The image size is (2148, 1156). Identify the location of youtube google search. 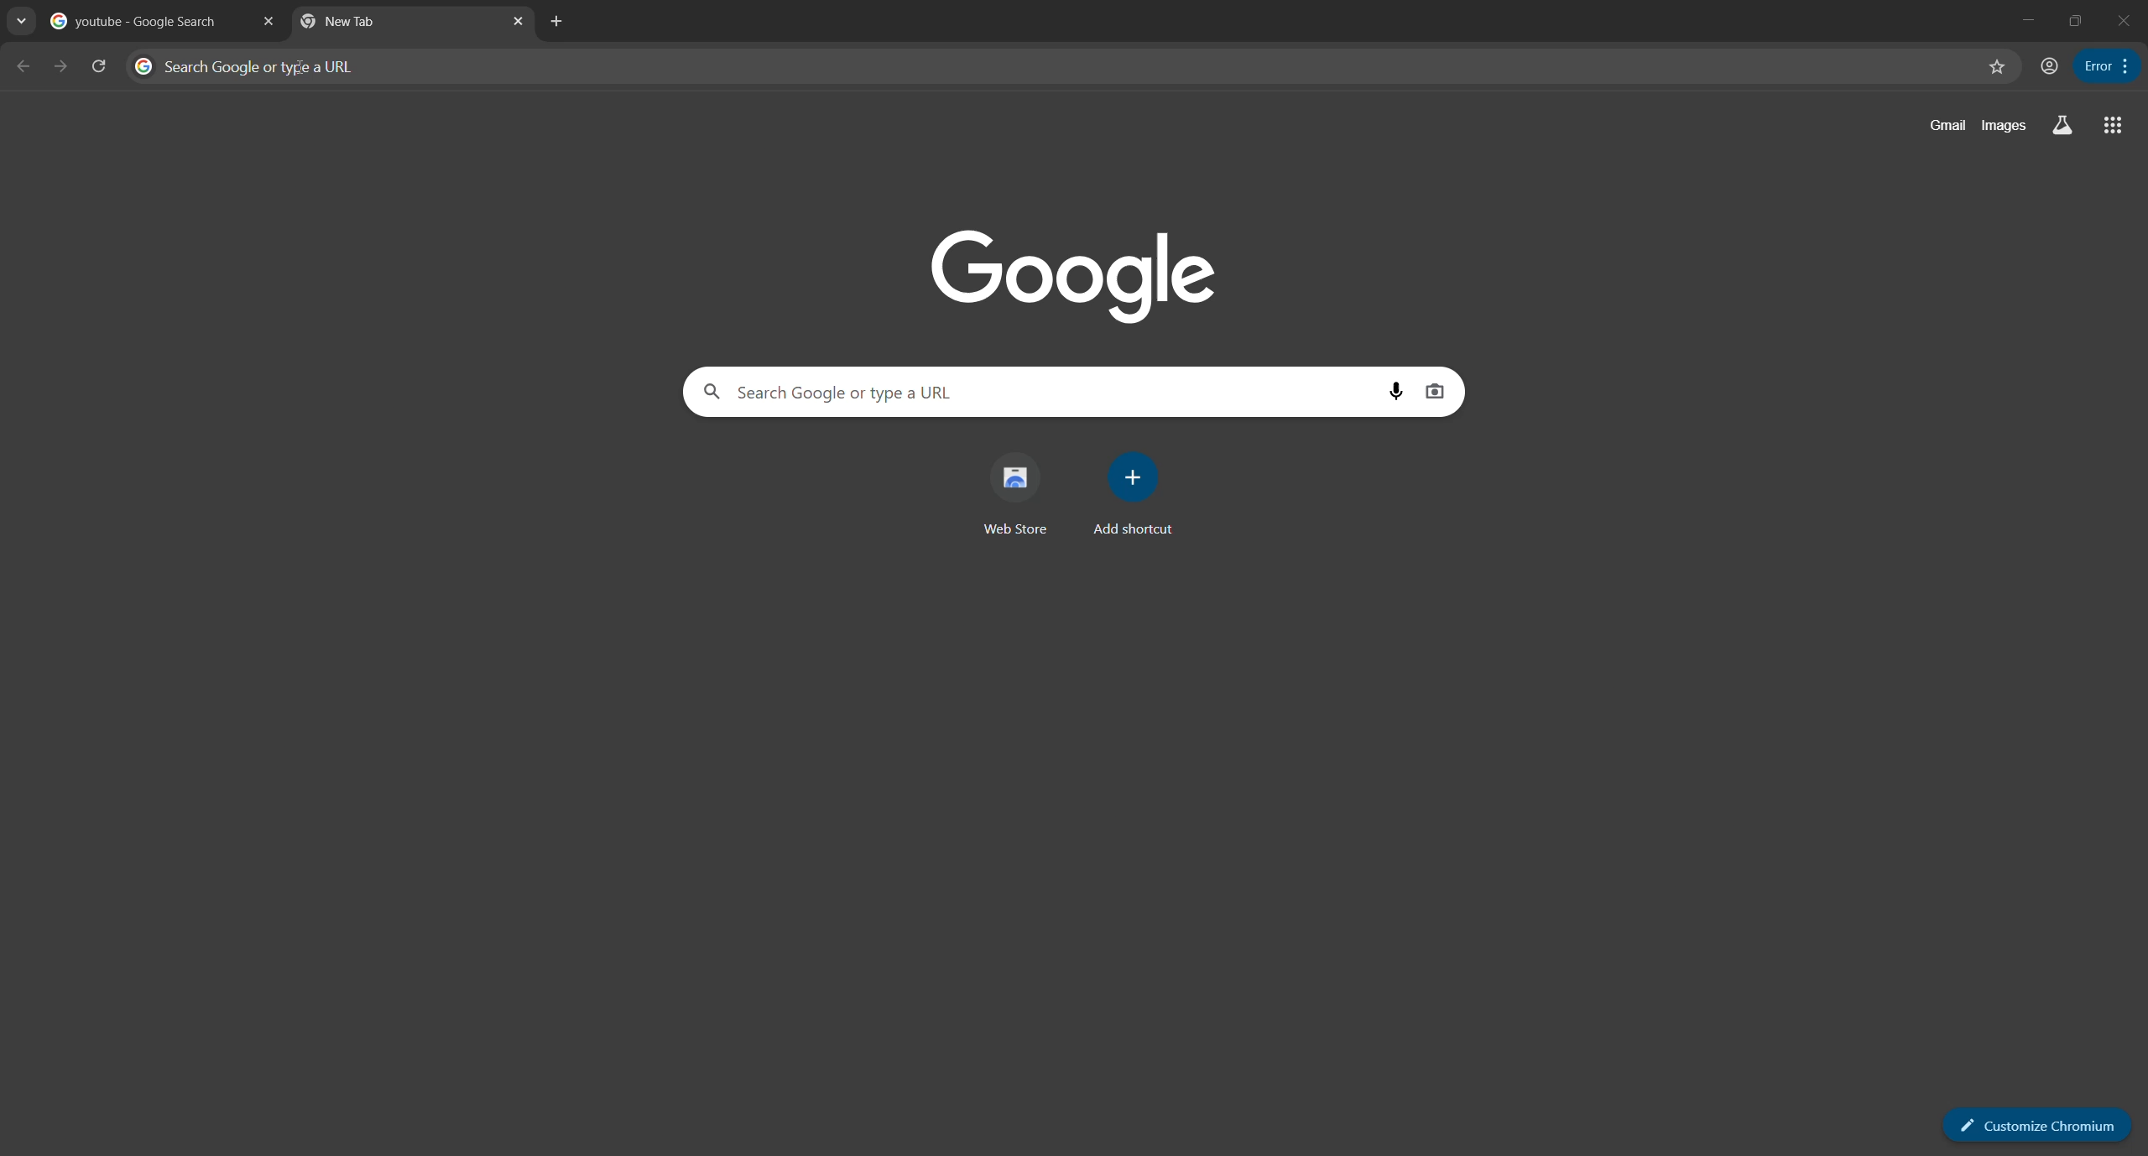
(138, 24).